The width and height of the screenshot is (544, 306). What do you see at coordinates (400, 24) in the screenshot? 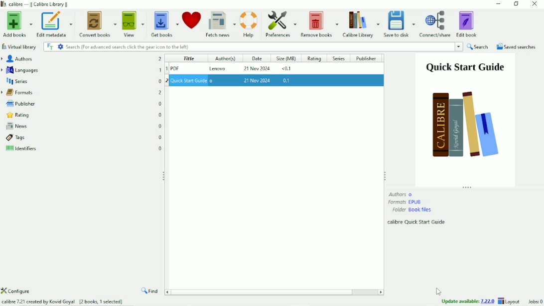
I see `Save to disk` at bounding box center [400, 24].